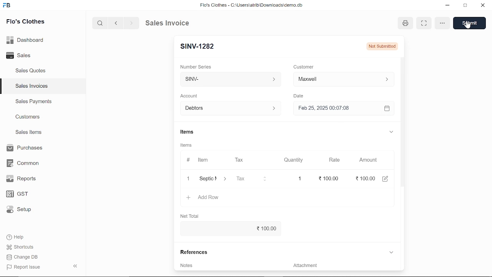  I want to click on cursor, so click(467, 25).